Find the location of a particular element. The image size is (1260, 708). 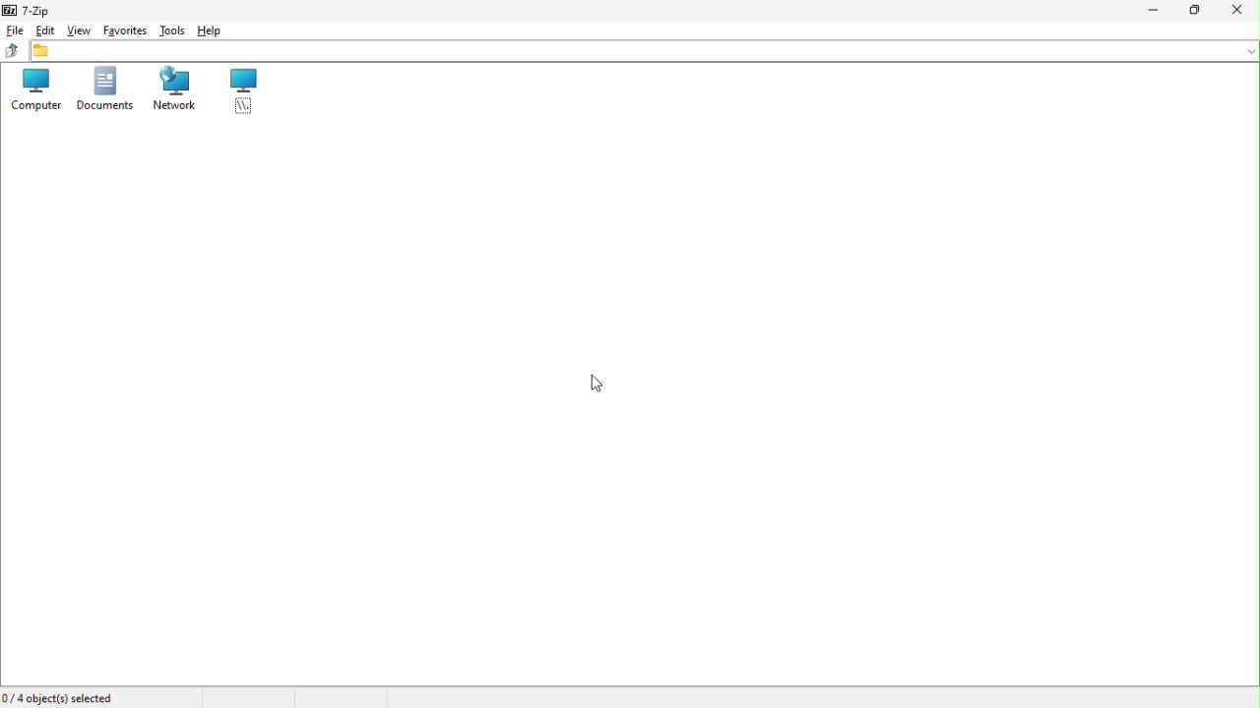

minimize is located at coordinates (1149, 11).